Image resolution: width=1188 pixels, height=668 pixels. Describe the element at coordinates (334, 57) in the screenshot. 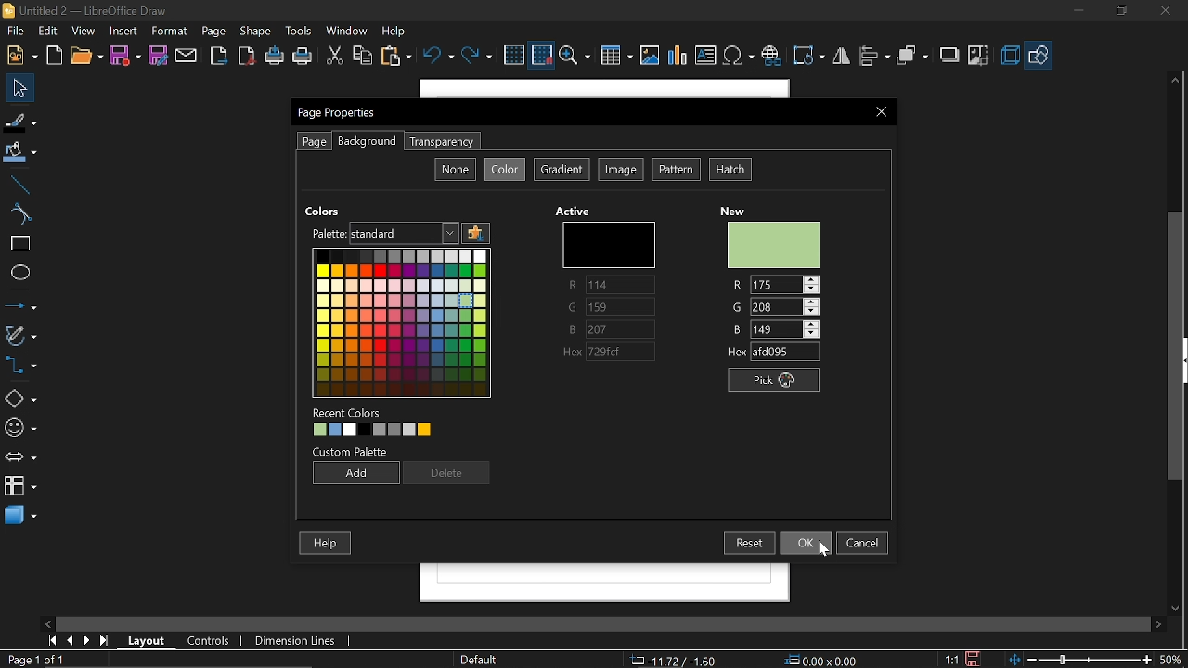

I see `Cut ` at that location.